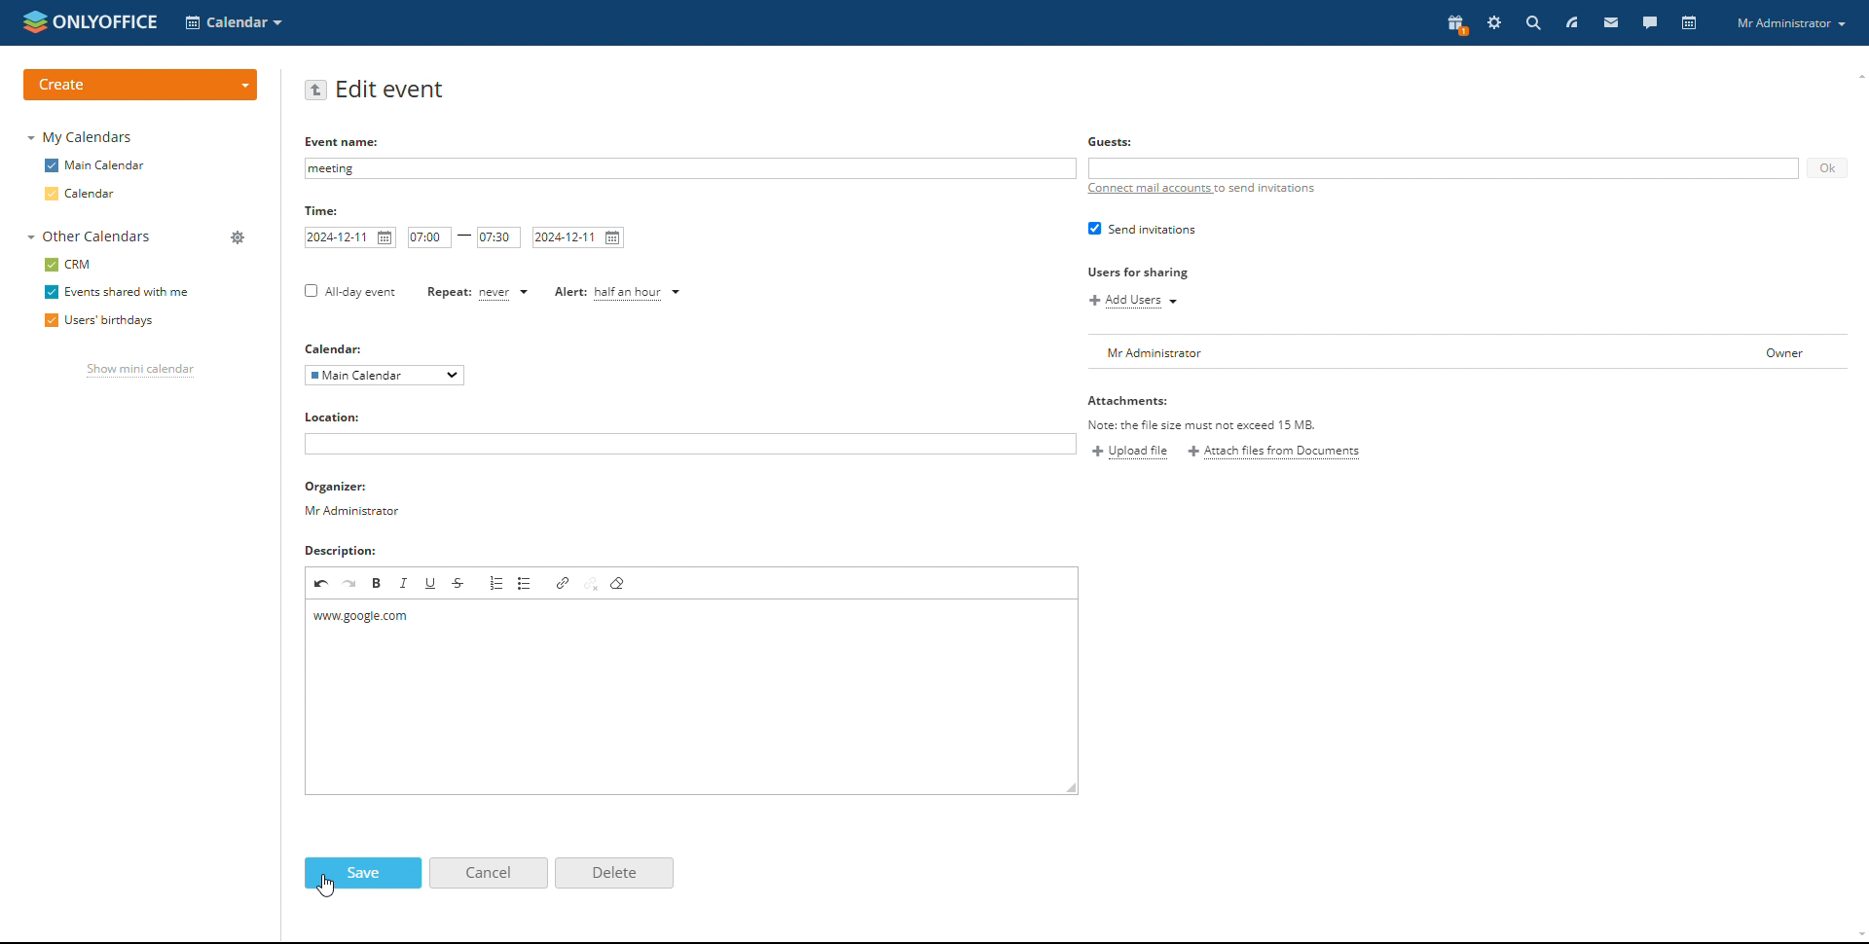 Image resolution: width=1869 pixels, height=944 pixels. Describe the element at coordinates (350, 238) in the screenshot. I see `start date` at that location.